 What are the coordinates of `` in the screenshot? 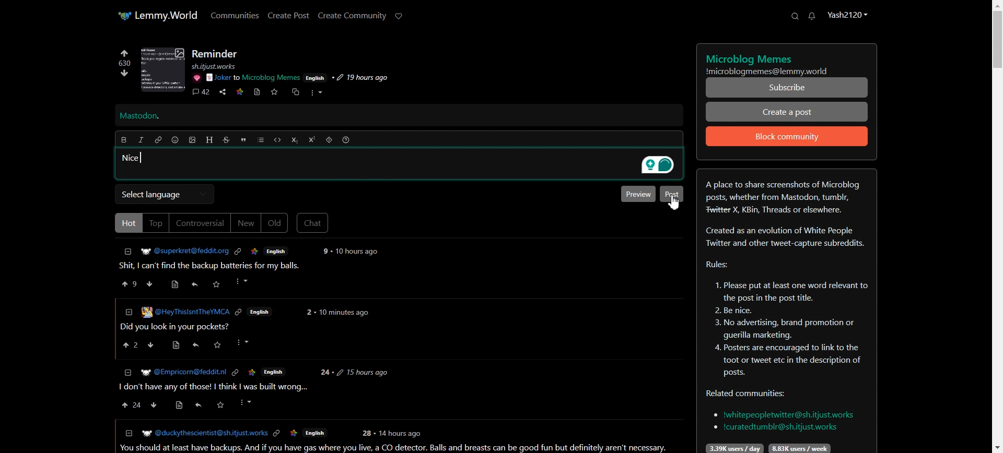 It's located at (195, 345).